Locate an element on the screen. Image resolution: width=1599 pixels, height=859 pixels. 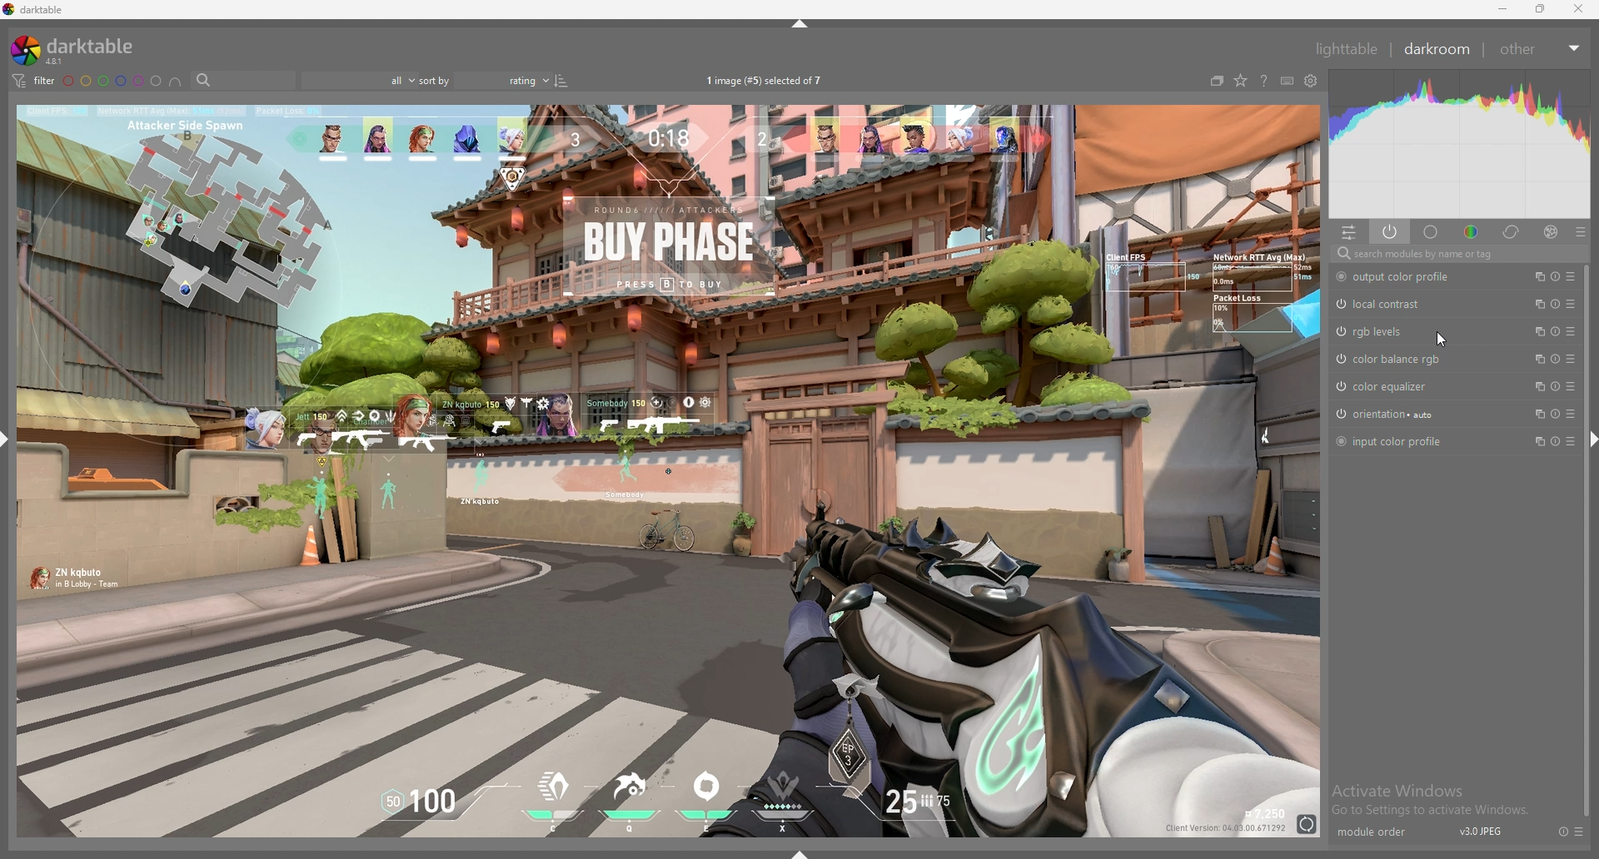
reset is located at coordinates (1557, 831).